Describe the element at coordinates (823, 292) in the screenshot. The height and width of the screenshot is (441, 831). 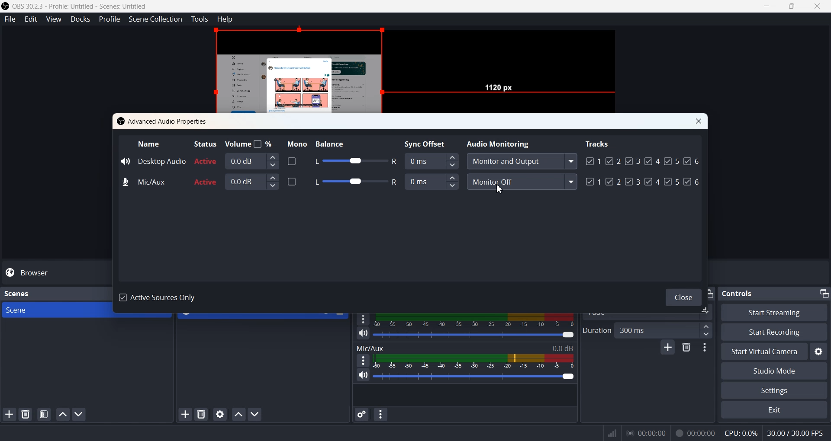
I see `Minimize` at that location.